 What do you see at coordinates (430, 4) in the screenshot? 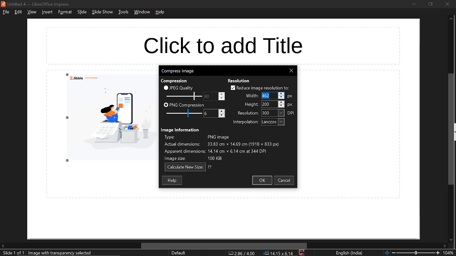
I see `restore down` at bounding box center [430, 4].